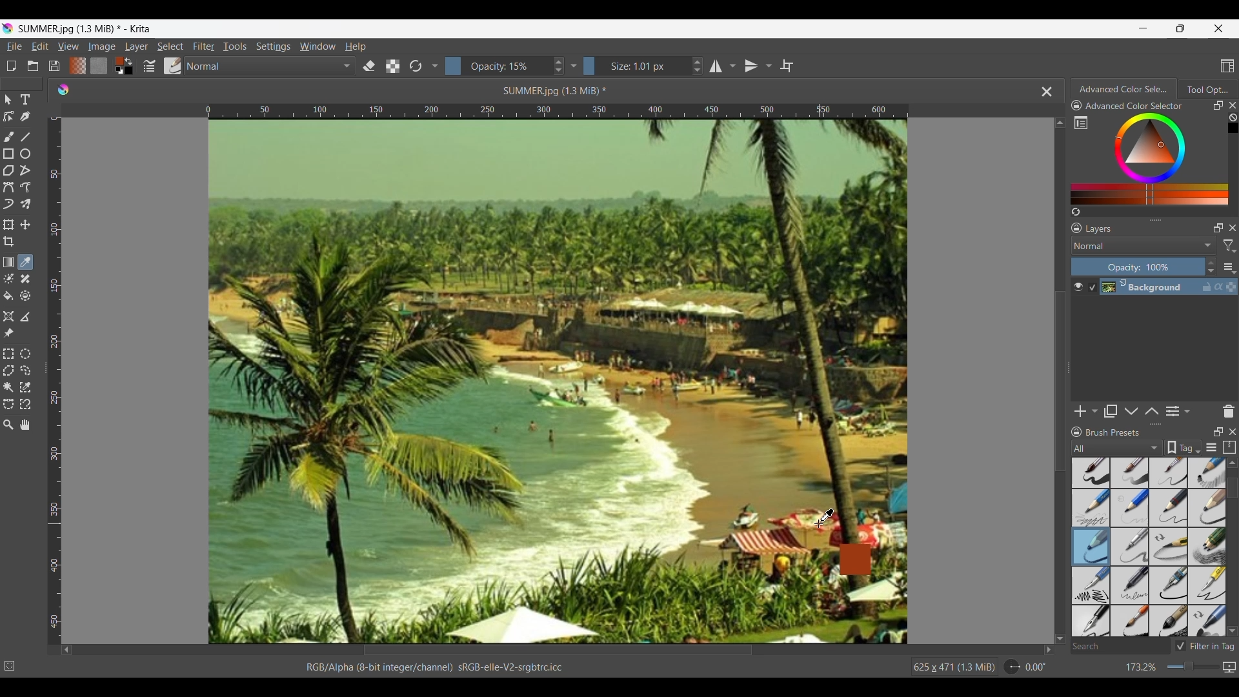 Image resolution: width=1239 pixels, height=697 pixels. I want to click on Quick slide to top, so click(1060, 123).